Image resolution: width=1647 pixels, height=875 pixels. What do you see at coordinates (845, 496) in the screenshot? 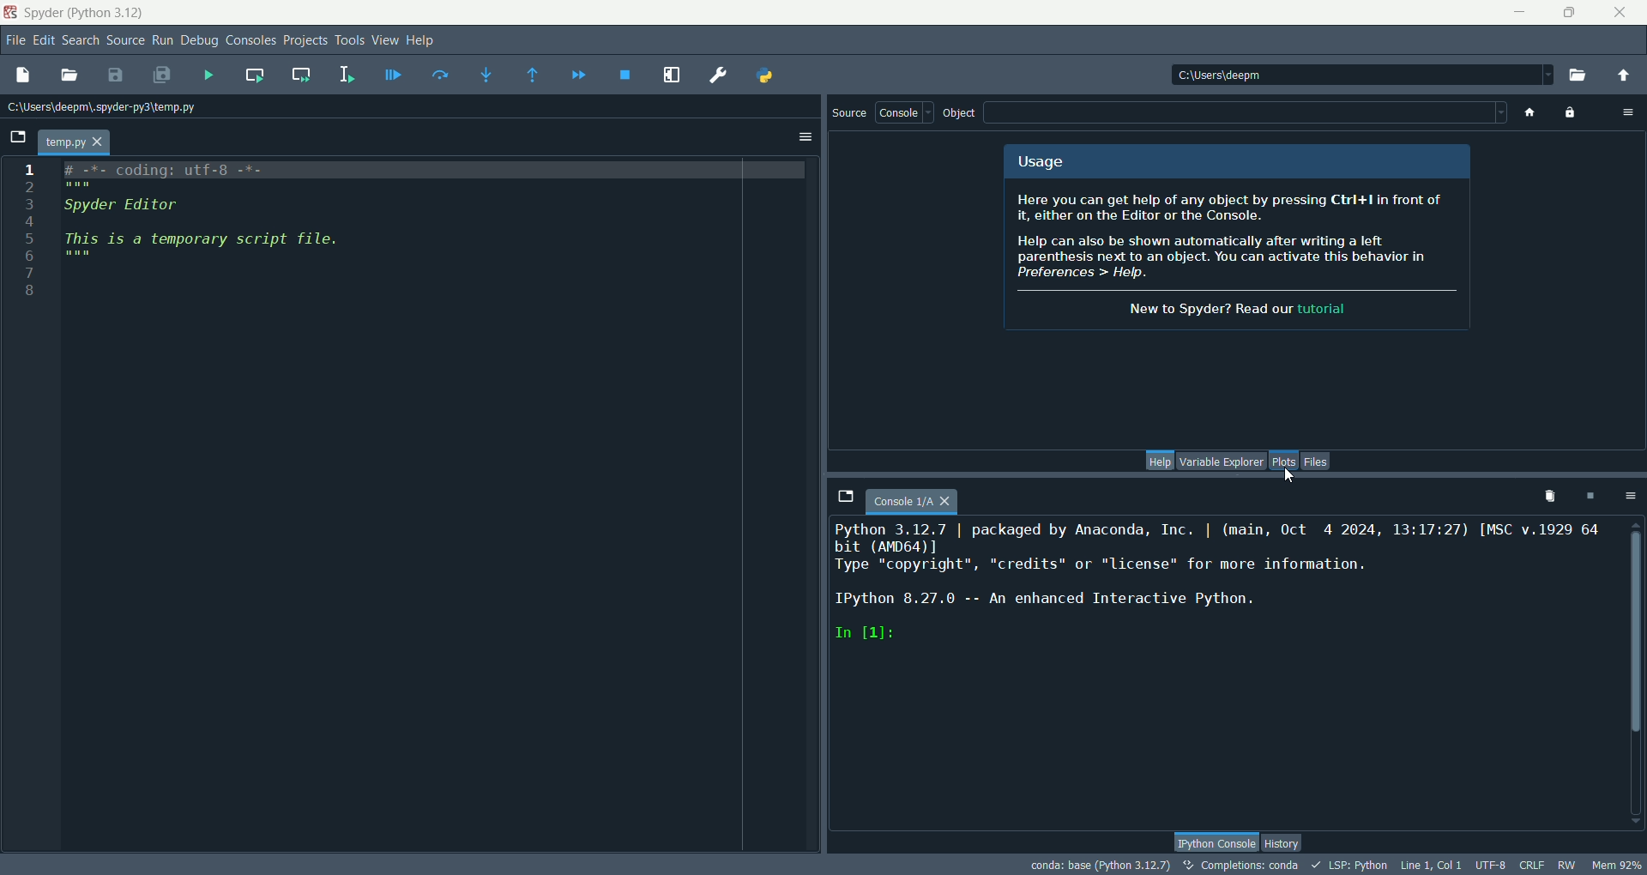
I see `browse tabs` at bounding box center [845, 496].